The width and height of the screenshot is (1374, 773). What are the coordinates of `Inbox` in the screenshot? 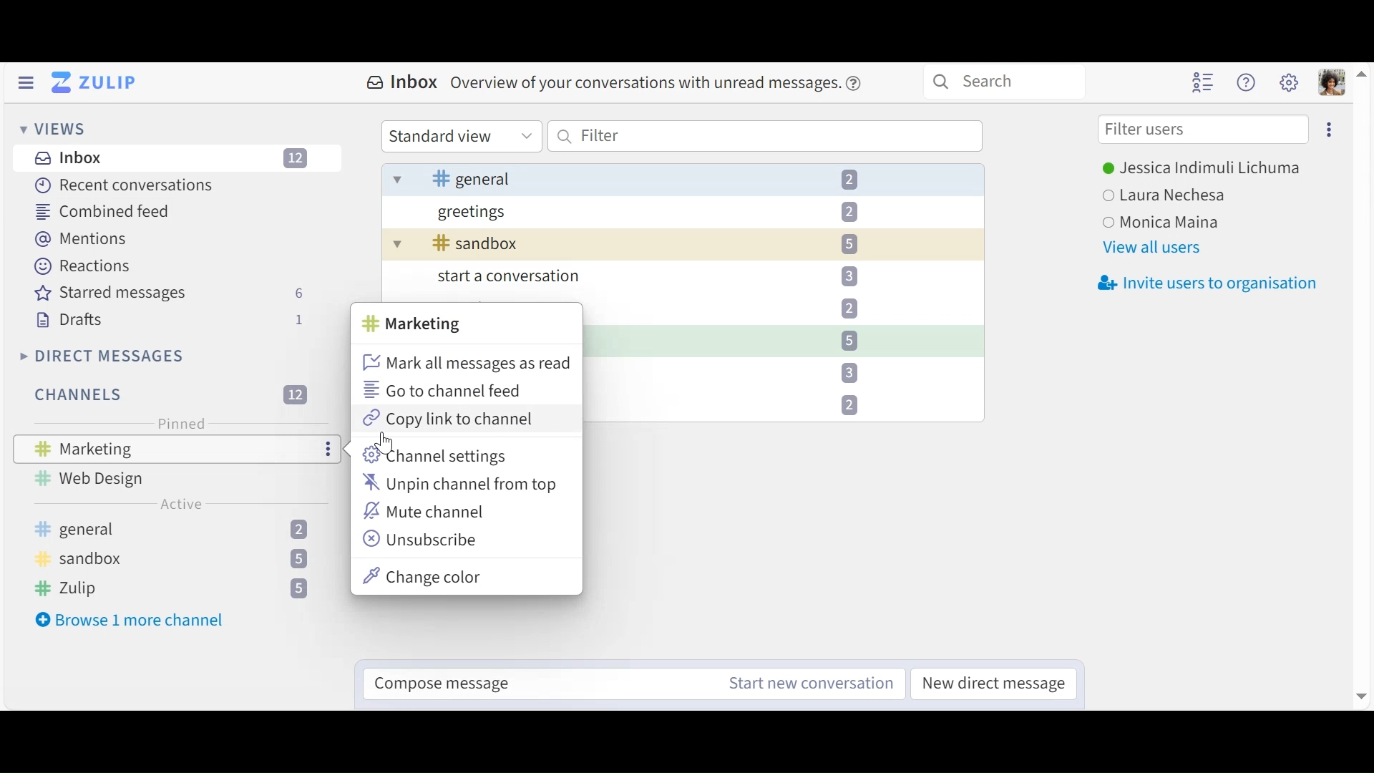 It's located at (615, 83).